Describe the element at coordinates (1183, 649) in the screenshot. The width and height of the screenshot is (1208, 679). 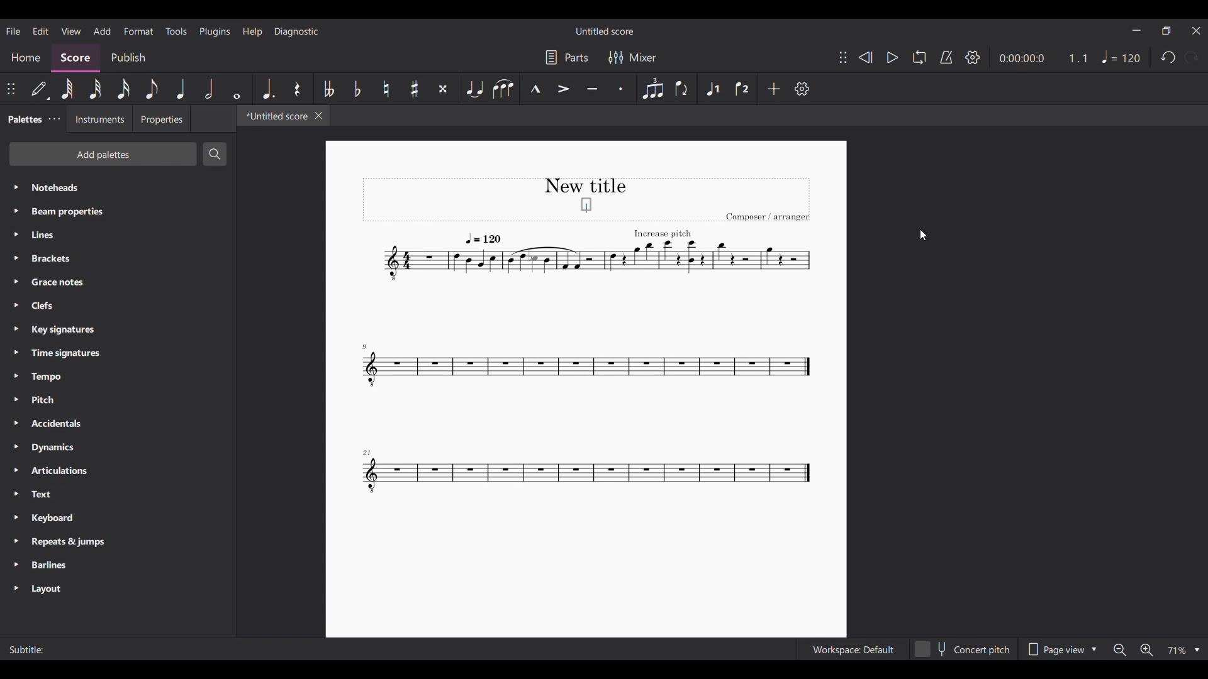
I see `Zoom options` at that location.